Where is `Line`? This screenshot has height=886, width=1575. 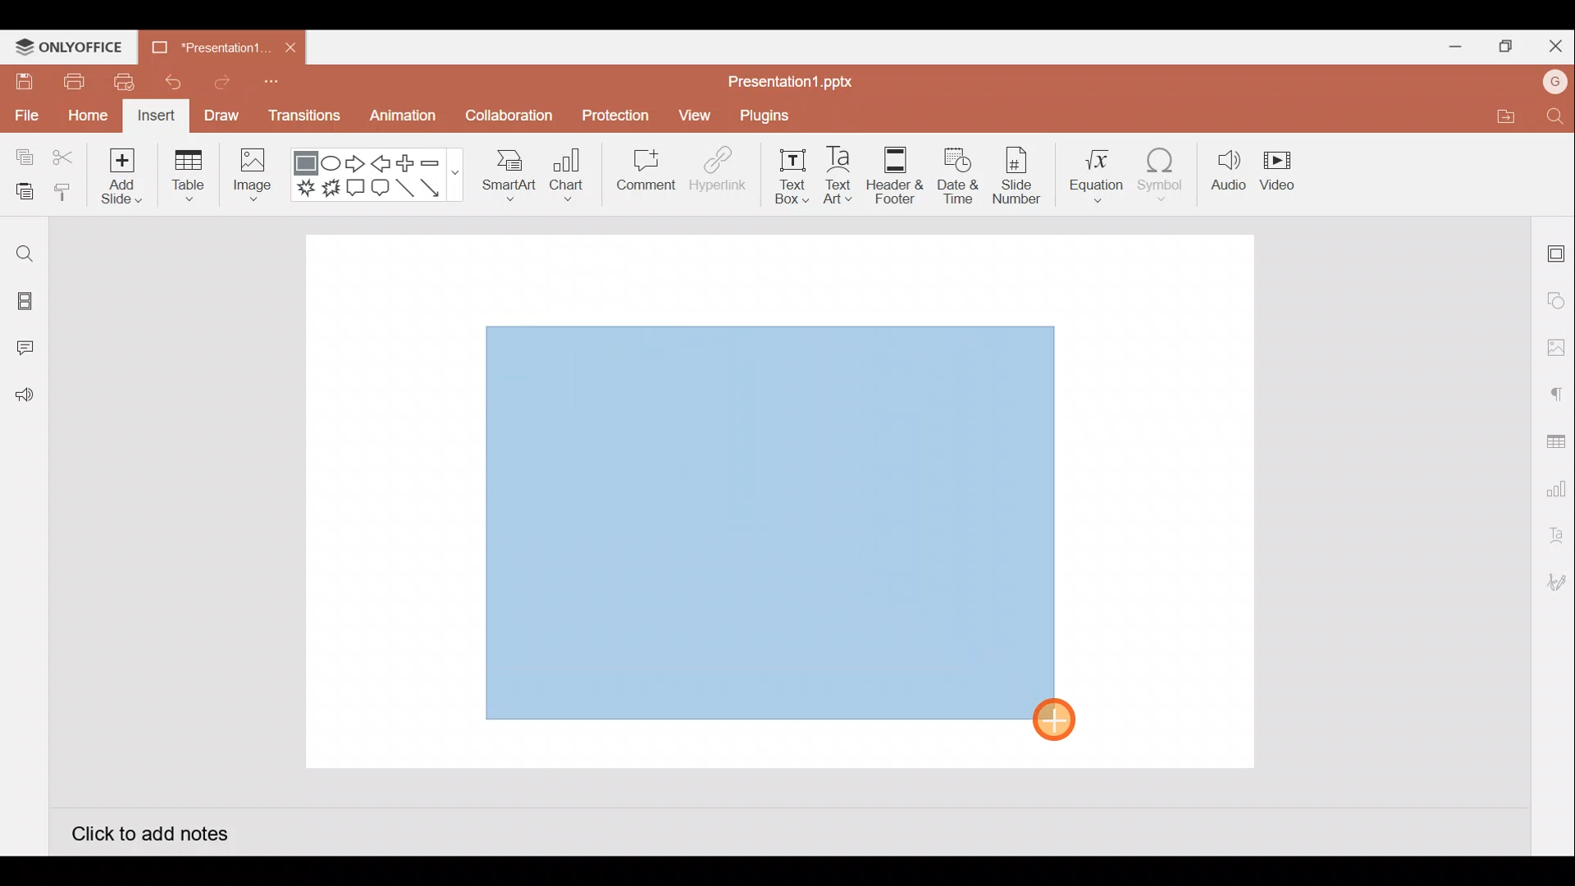
Line is located at coordinates (405, 188).